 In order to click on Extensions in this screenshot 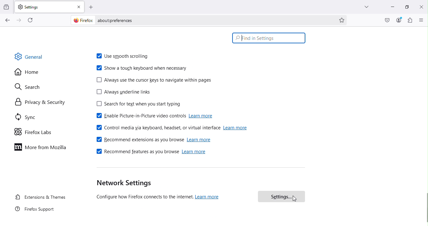, I will do `click(410, 20)`.